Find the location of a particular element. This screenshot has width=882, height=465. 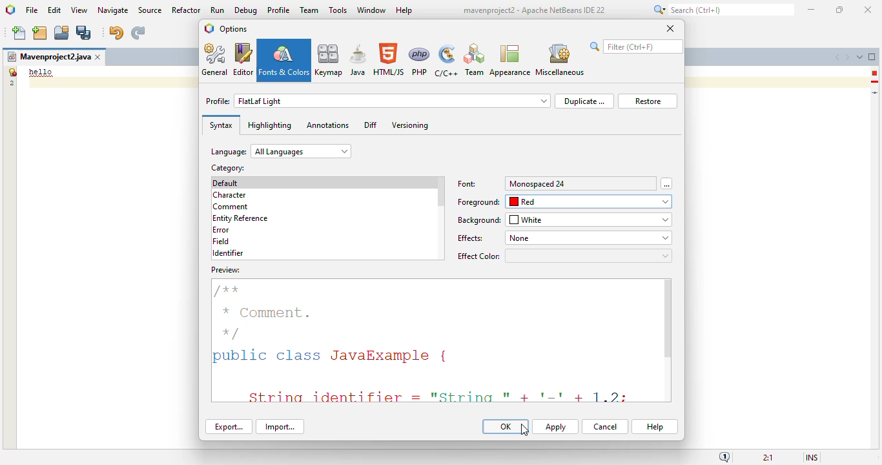

team is located at coordinates (309, 10).